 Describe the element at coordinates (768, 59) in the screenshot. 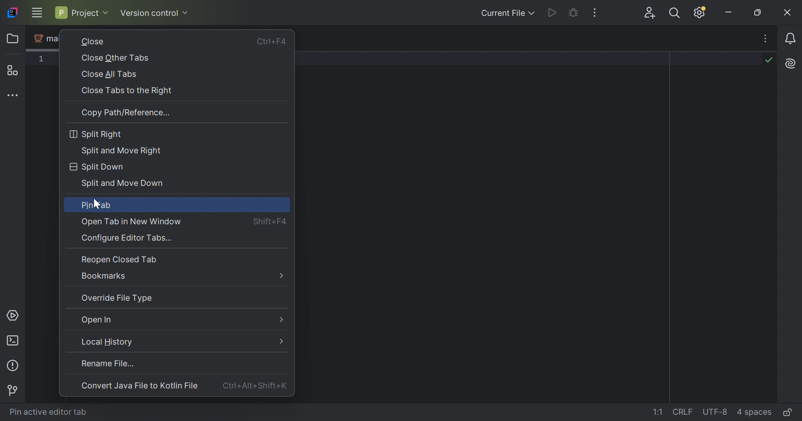

I see `No problems found` at that location.